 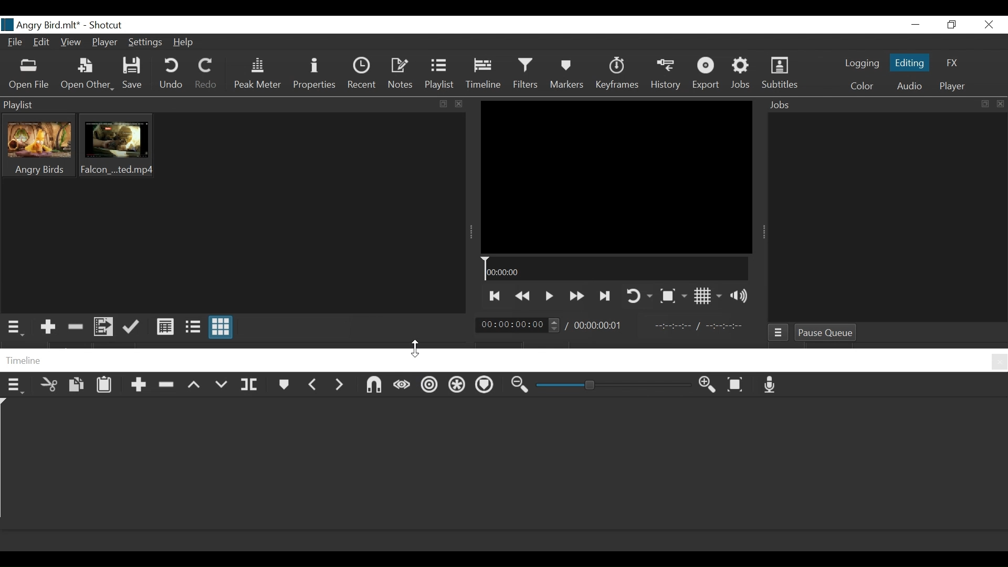 I want to click on Add the Source to the playlist, so click(x=48, y=327).